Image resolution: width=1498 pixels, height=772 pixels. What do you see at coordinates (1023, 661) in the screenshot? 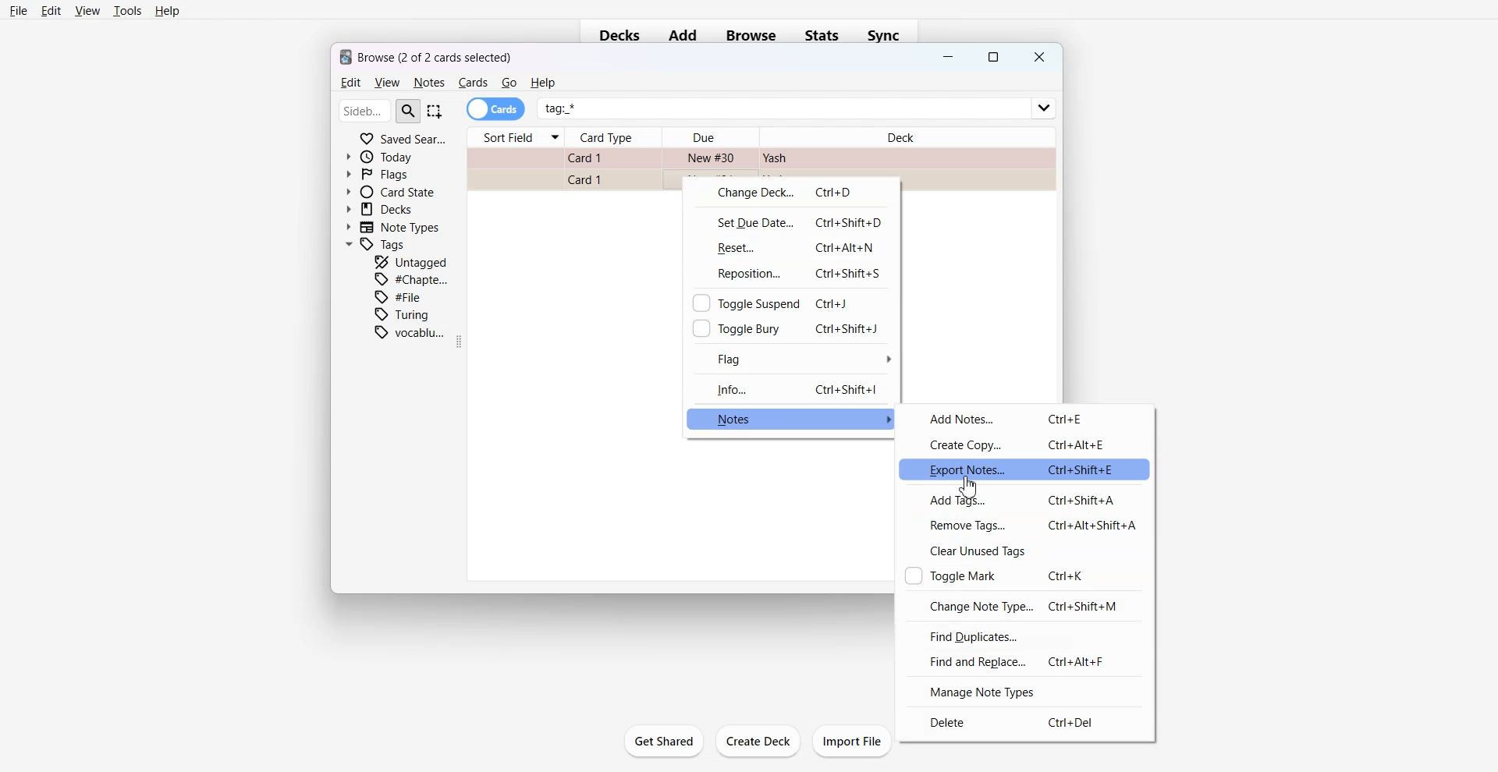
I see `Find and Replace` at bounding box center [1023, 661].